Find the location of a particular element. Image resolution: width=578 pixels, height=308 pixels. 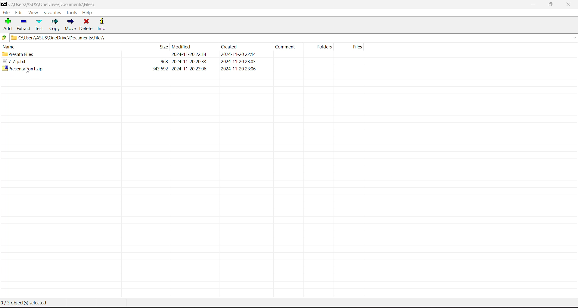

Cursor is located at coordinates (28, 71).